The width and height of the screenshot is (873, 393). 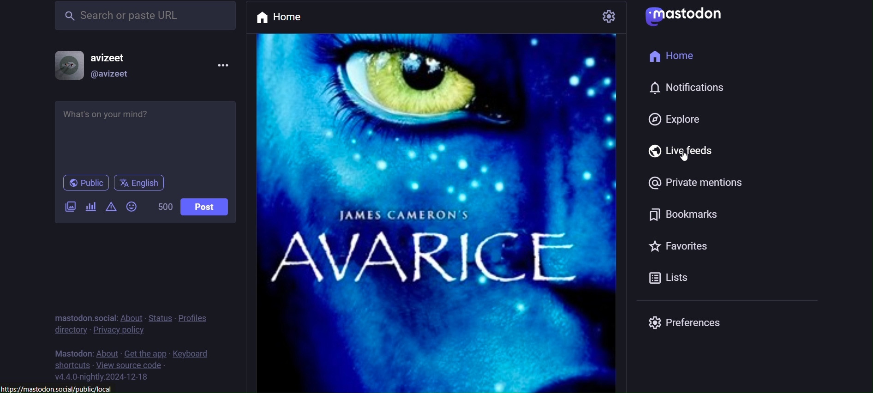 I want to click on public, so click(x=84, y=183).